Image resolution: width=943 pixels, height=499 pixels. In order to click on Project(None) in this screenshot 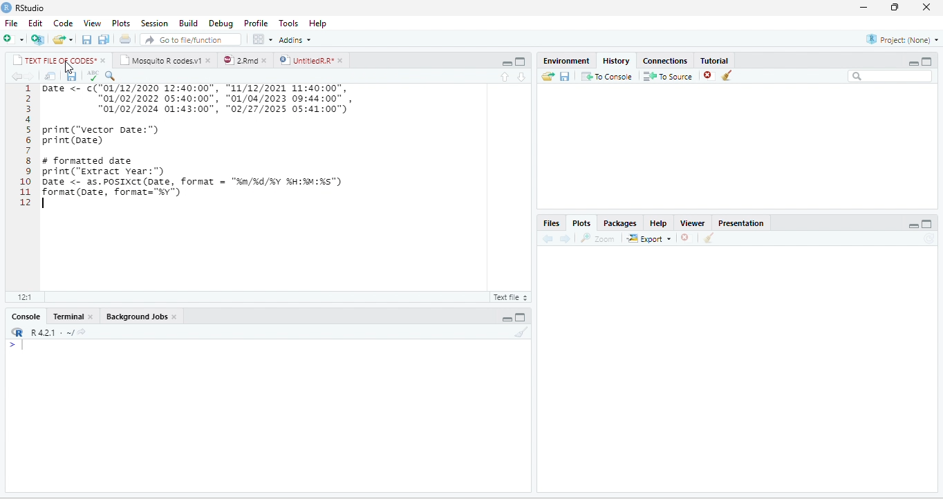, I will do `click(902, 39)`.